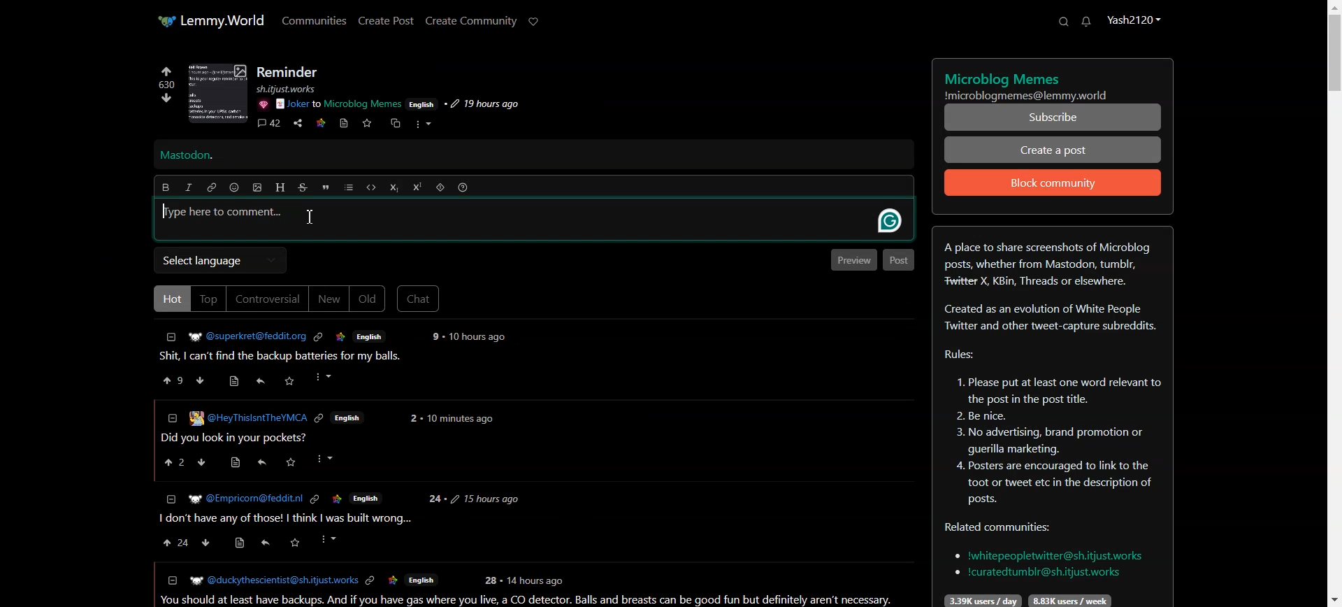  I want to click on , so click(341, 337).